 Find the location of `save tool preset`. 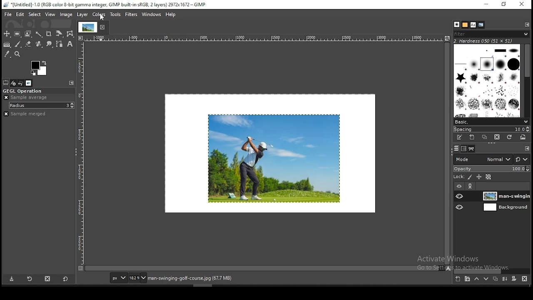

save tool preset is located at coordinates (13, 279).